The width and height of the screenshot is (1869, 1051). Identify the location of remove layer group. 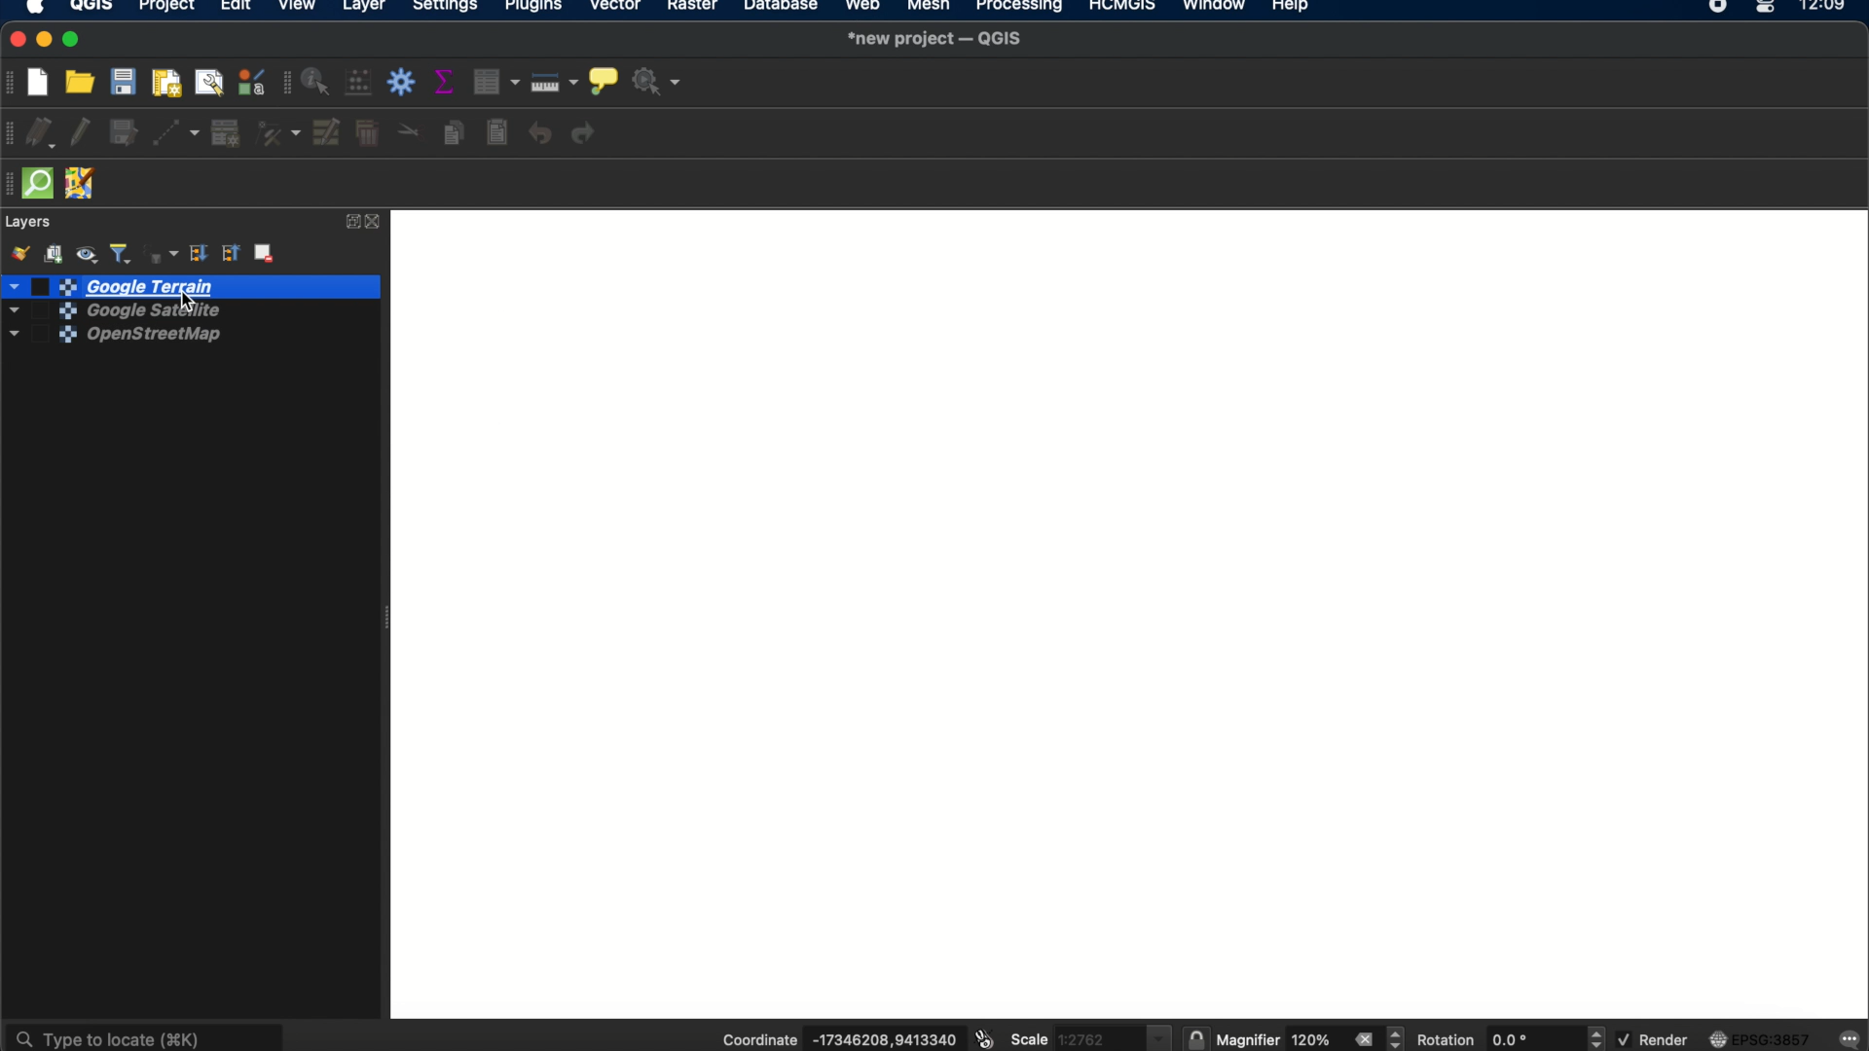
(267, 256).